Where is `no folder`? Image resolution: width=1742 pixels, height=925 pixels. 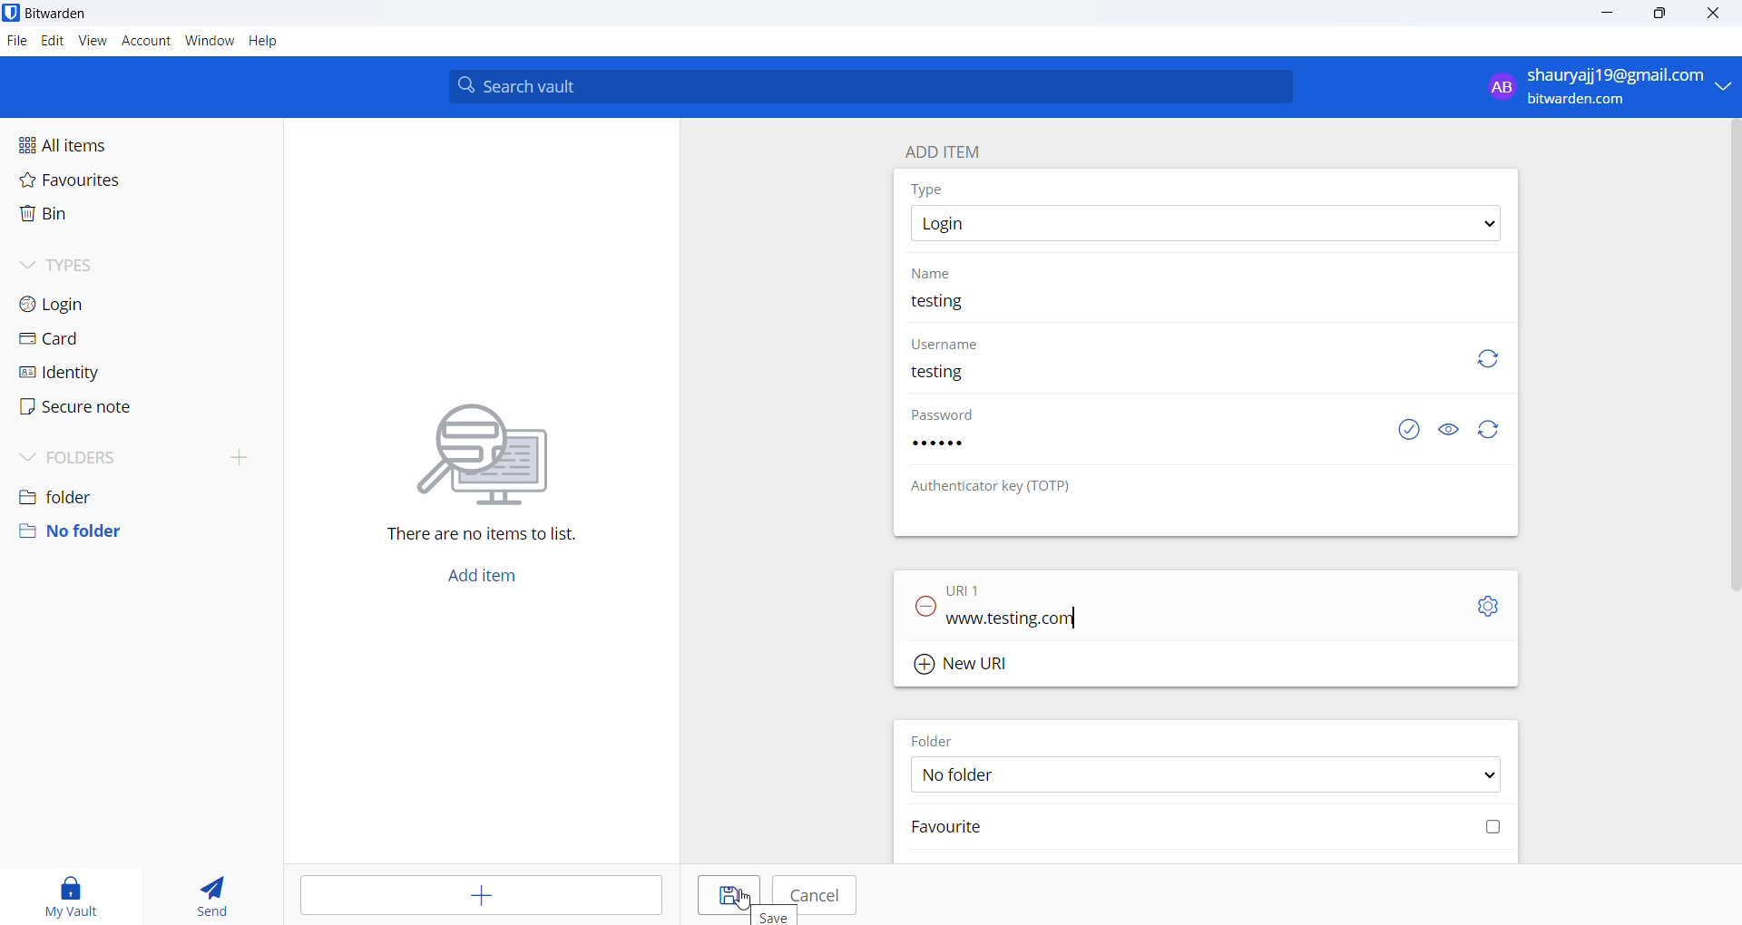 no folder is located at coordinates (134, 531).